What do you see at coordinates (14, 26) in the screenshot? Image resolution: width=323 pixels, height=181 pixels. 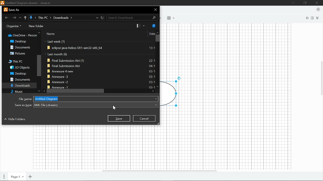 I see `Organize` at bounding box center [14, 26].